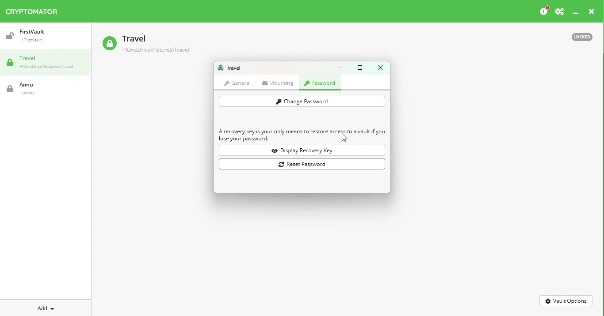  I want to click on Travel, so click(229, 68).